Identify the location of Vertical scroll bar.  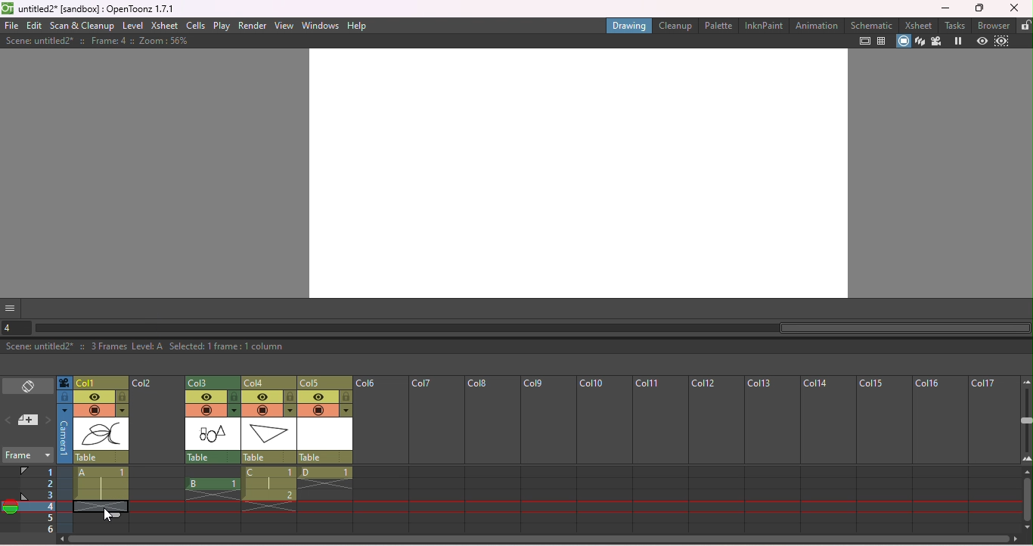
(1027, 501).